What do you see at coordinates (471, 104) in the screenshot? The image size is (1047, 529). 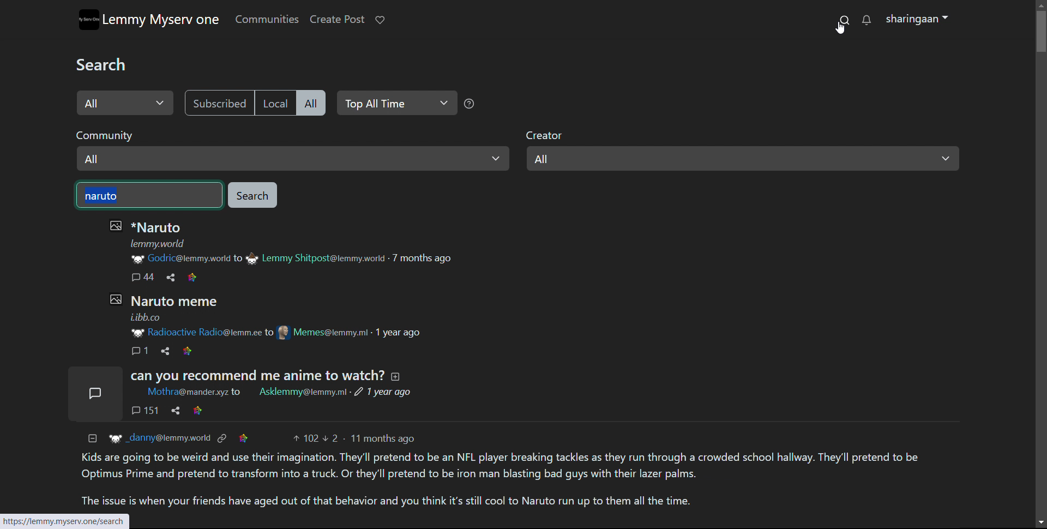 I see `Top All Time` at bounding box center [471, 104].